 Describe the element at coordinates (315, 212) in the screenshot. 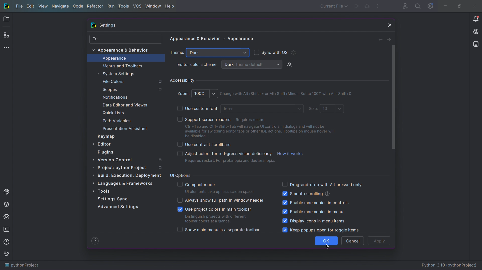

I see `Enable mnemonics in menu` at that location.